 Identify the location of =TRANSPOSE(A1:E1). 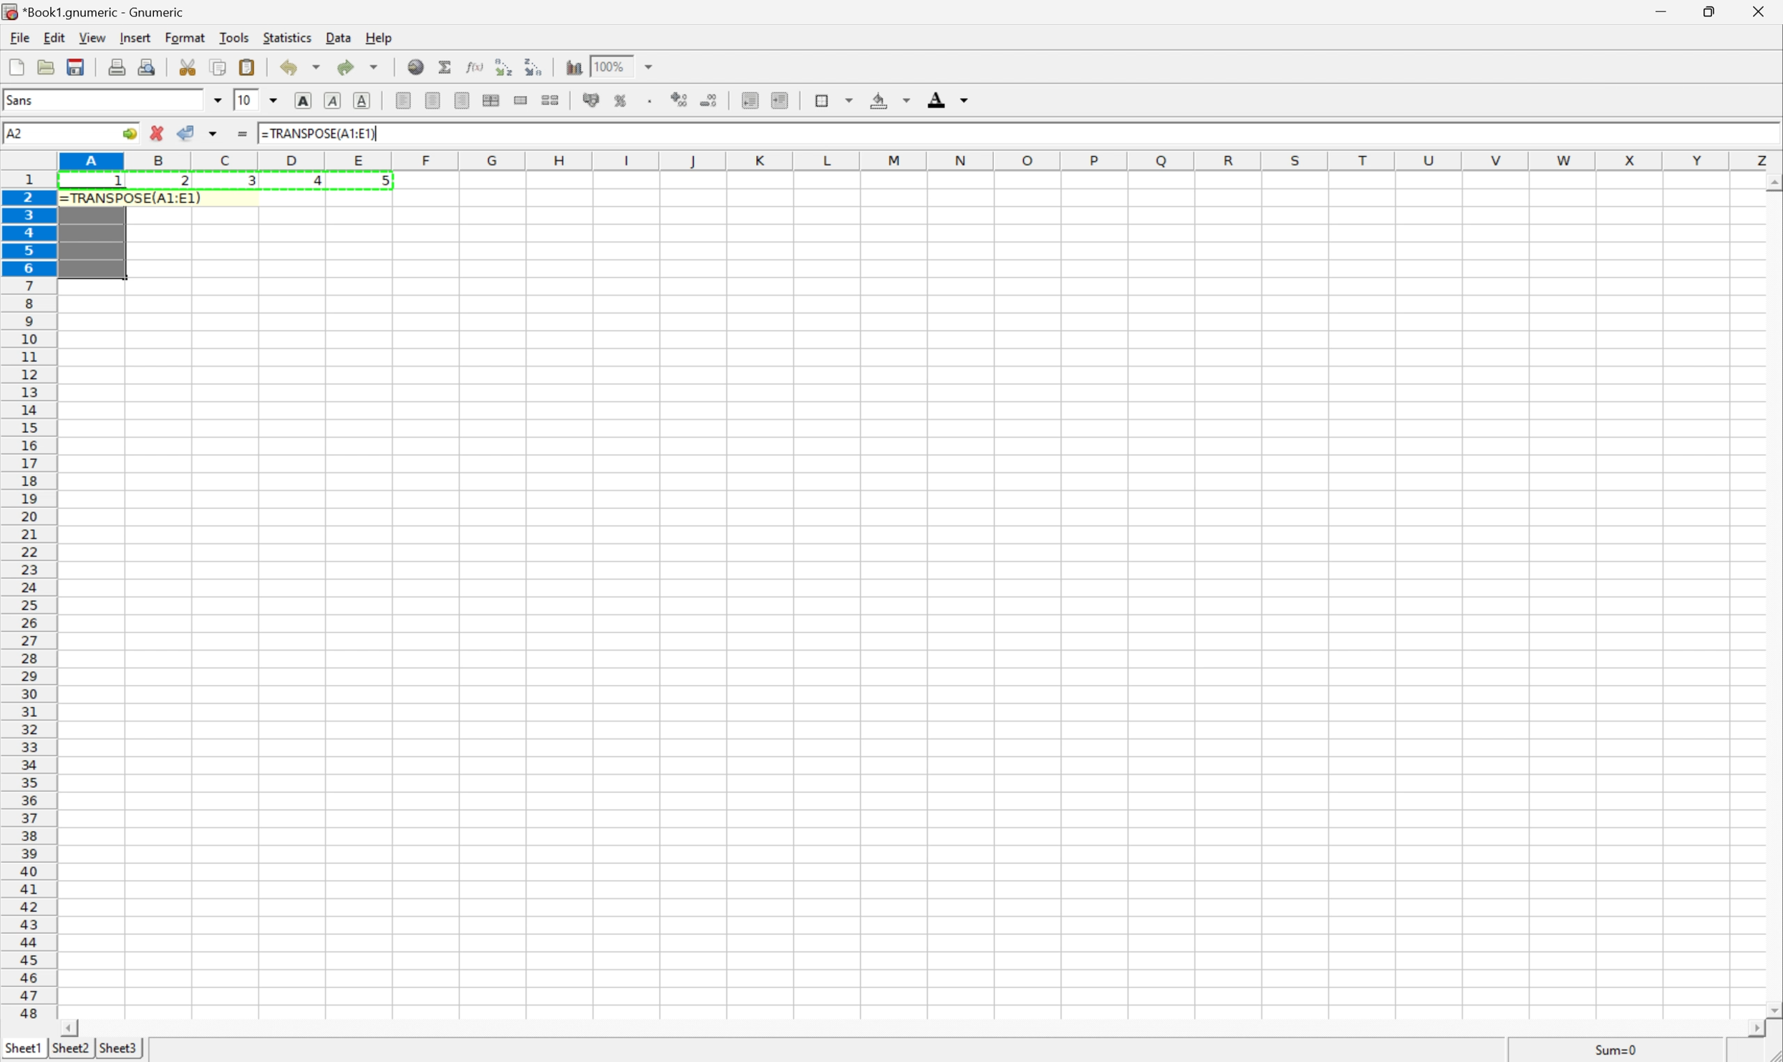
(132, 198).